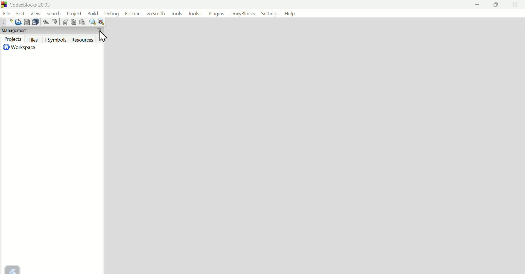  I want to click on Doxyblocks, so click(242, 13).